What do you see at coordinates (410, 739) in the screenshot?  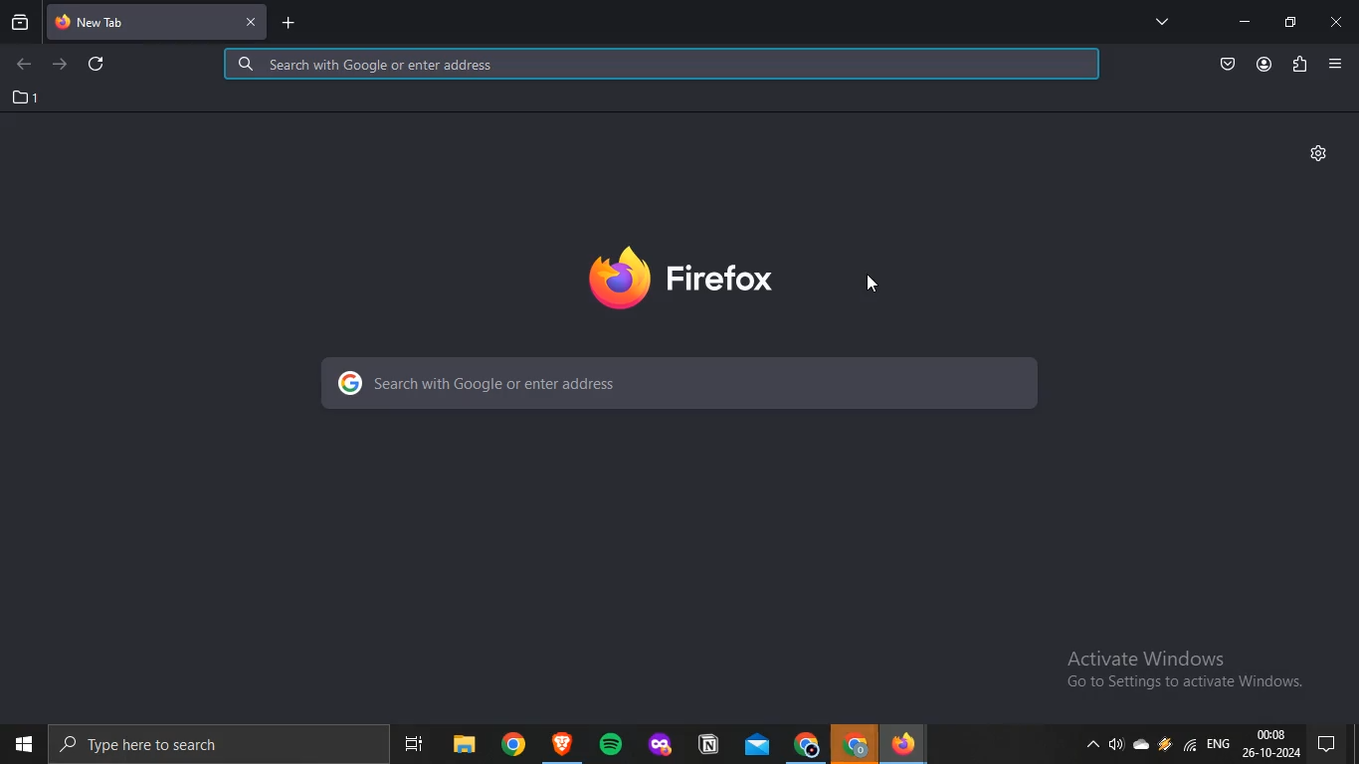 I see `` at bounding box center [410, 739].